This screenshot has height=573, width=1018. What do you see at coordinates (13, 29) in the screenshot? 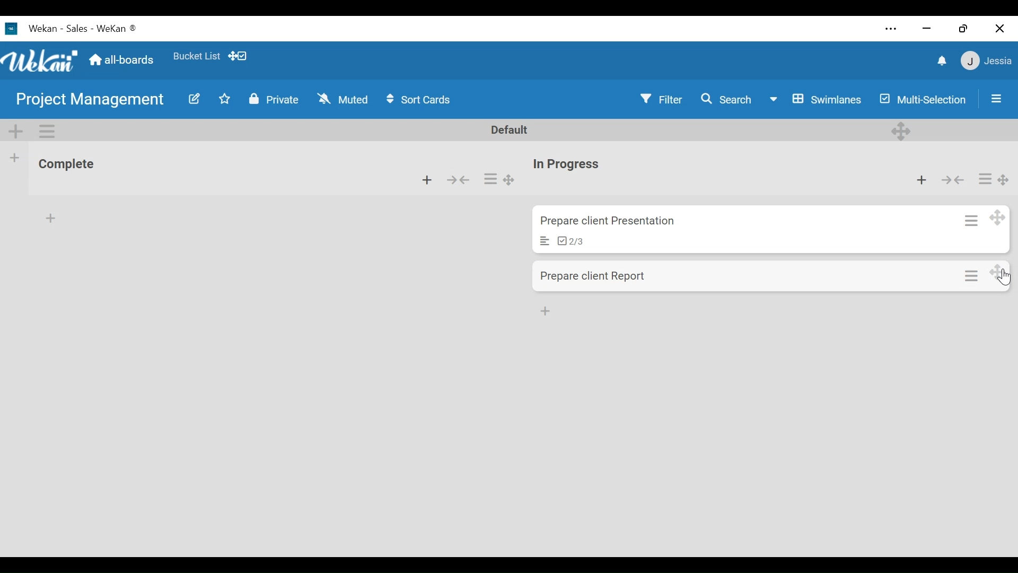
I see `Wekan logo` at bounding box center [13, 29].